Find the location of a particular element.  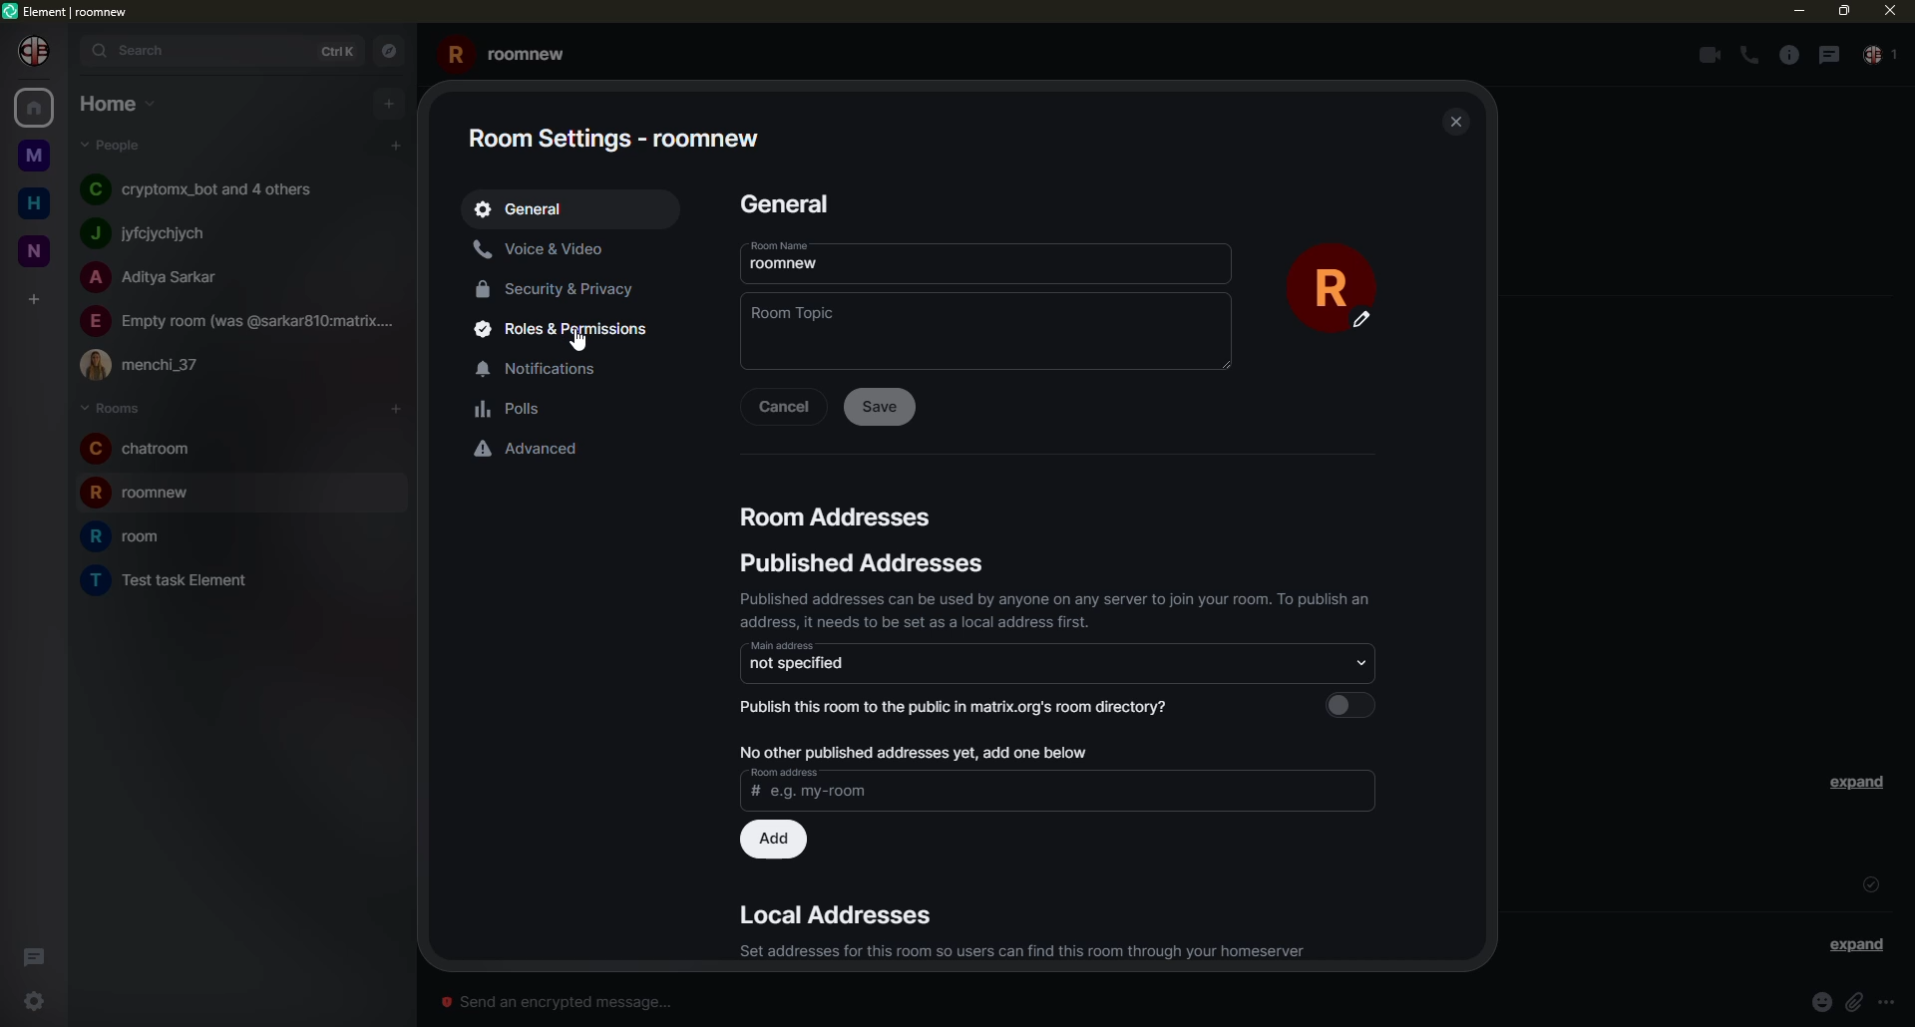

threads is located at coordinates (36, 953).